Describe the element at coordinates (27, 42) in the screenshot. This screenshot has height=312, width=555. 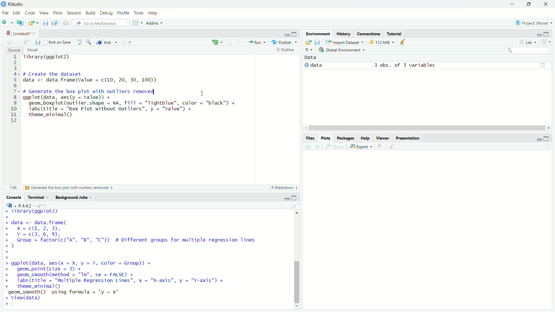
I see `move` at that location.